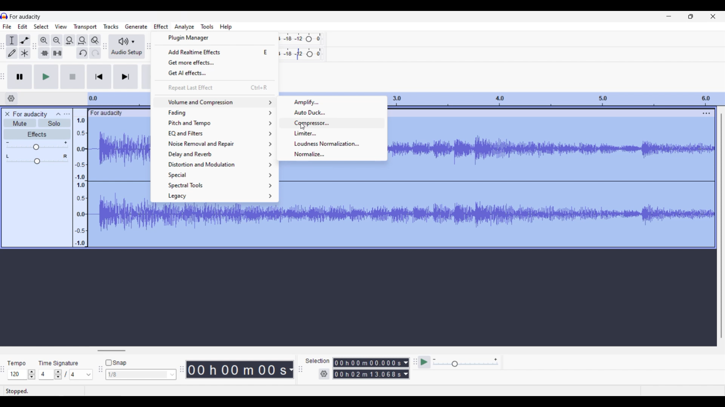  Describe the element at coordinates (215, 87) in the screenshot. I see `Repeat last effect` at that location.